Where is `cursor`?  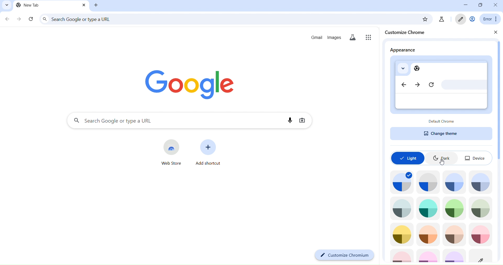
cursor is located at coordinates (444, 163).